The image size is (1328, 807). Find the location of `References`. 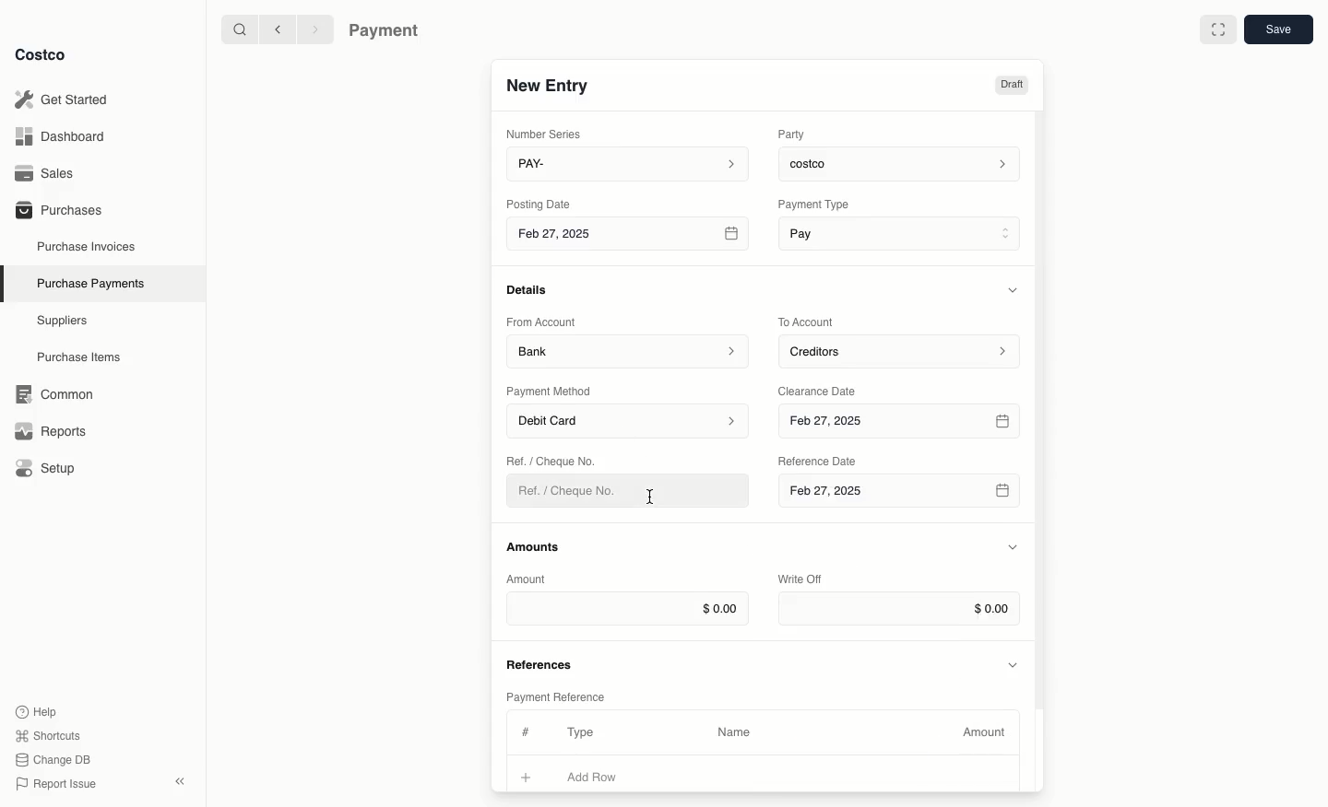

References is located at coordinates (542, 662).